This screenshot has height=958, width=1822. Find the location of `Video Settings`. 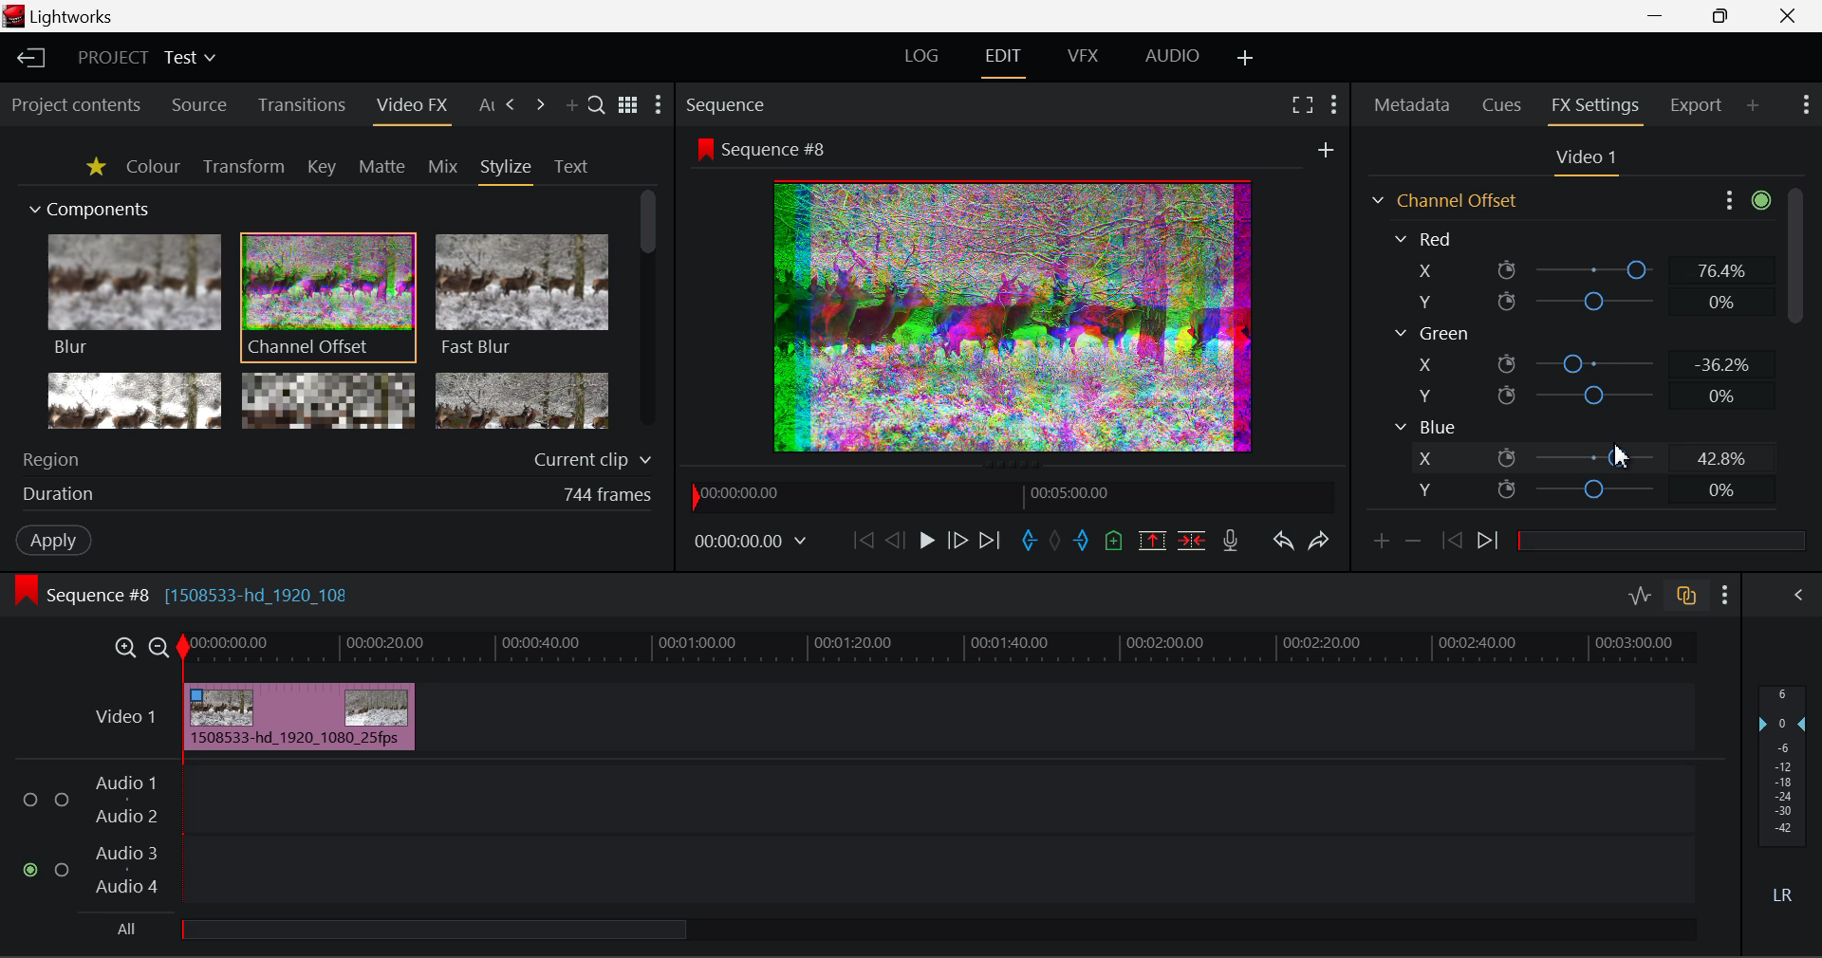

Video Settings is located at coordinates (1584, 161).